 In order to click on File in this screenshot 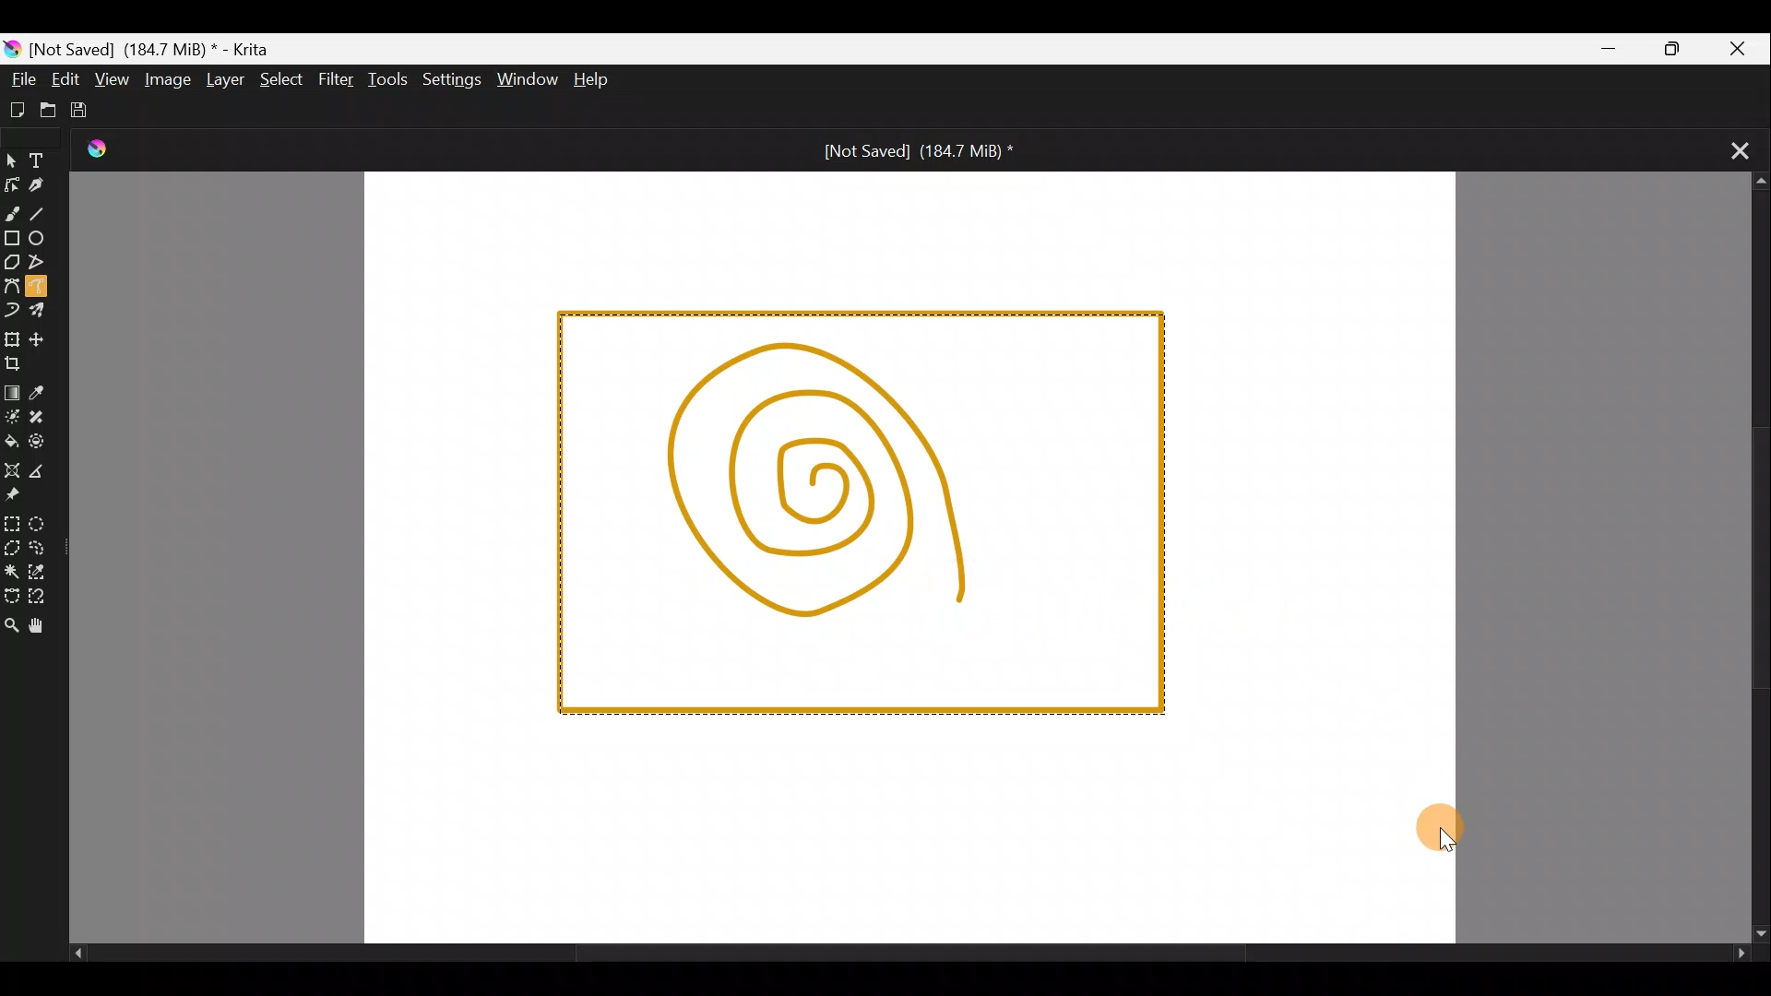, I will do `click(18, 78)`.